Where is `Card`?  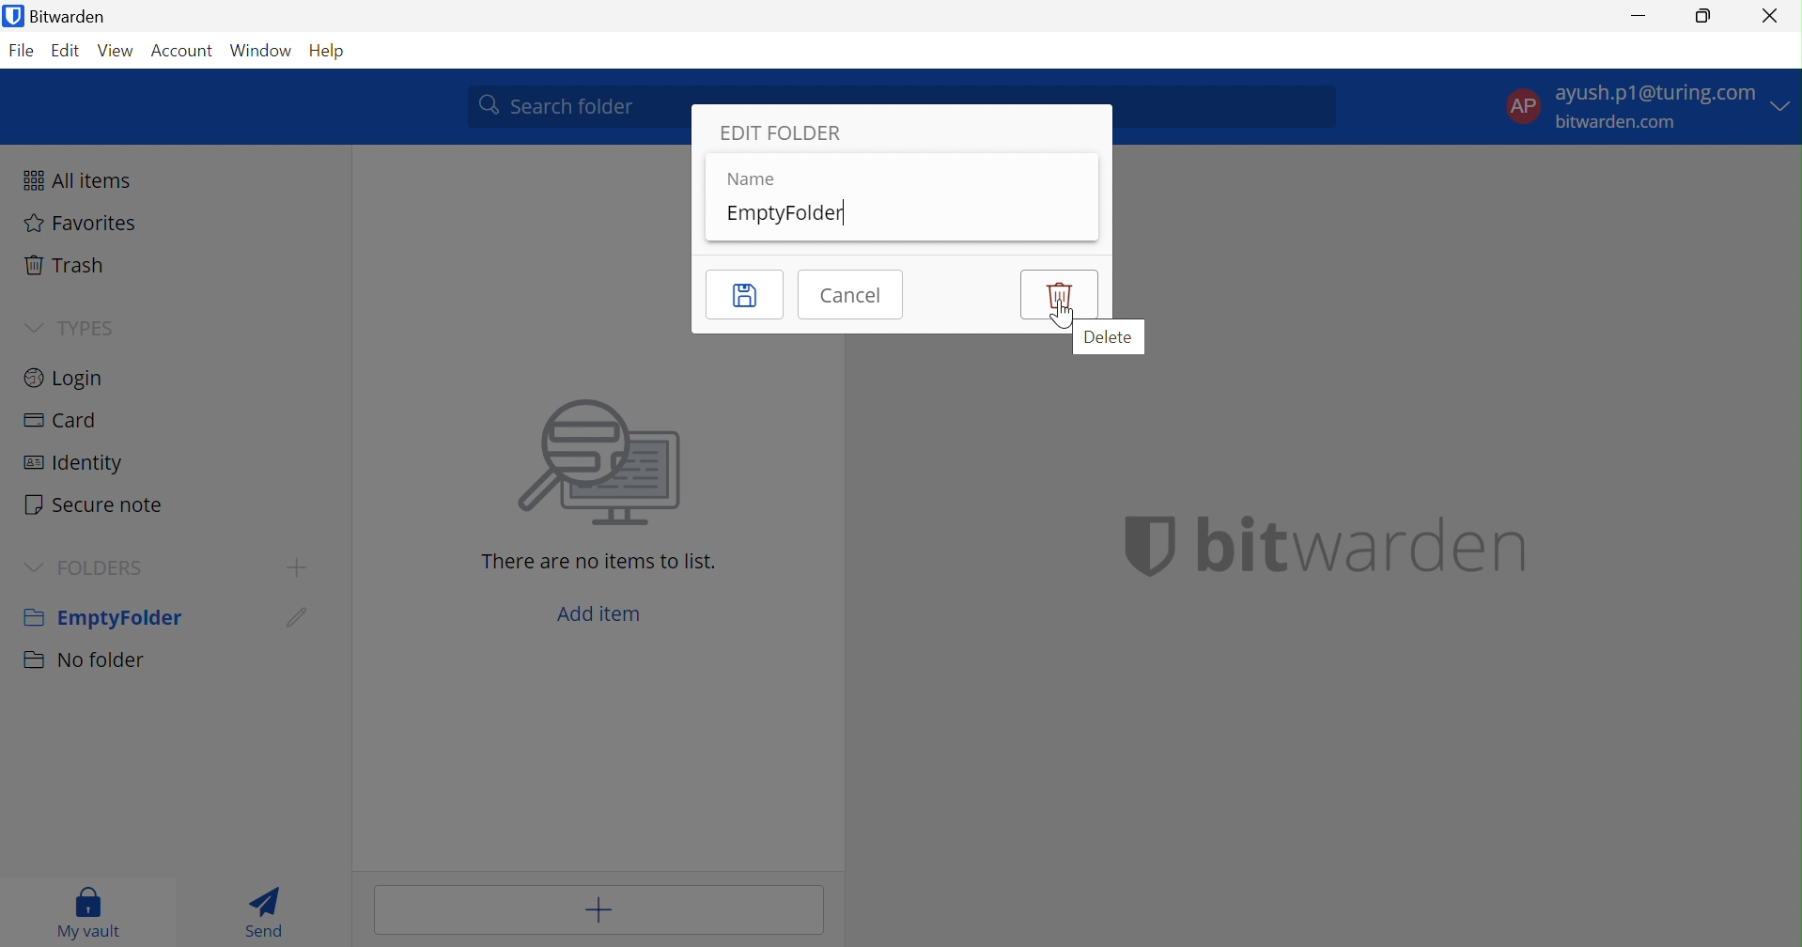 Card is located at coordinates (59, 422).